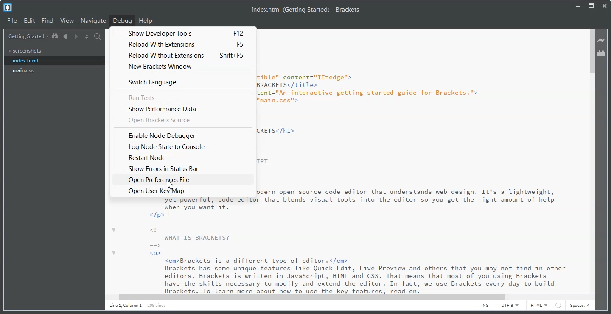 The image size is (611, 314). What do you see at coordinates (122, 21) in the screenshot?
I see `Debug` at bounding box center [122, 21].